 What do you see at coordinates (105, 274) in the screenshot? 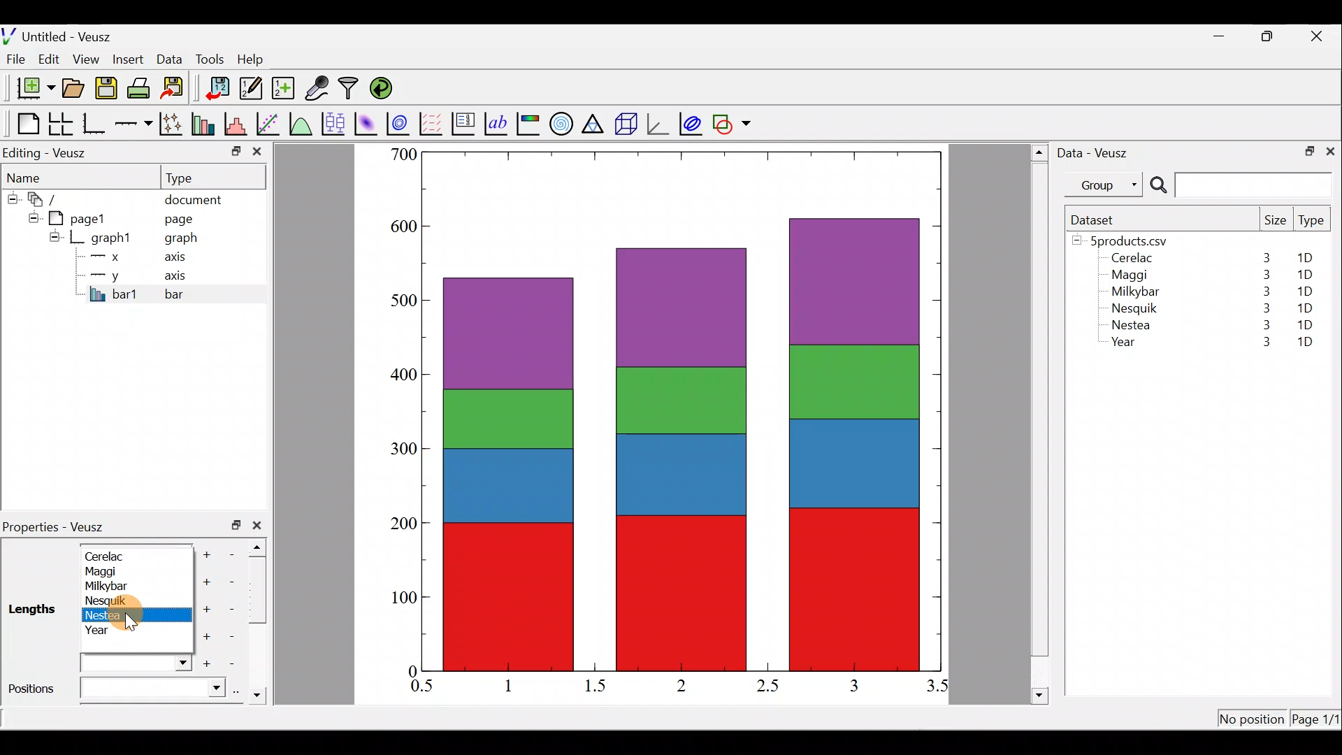
I see `y` at bounding box center [105, 274].